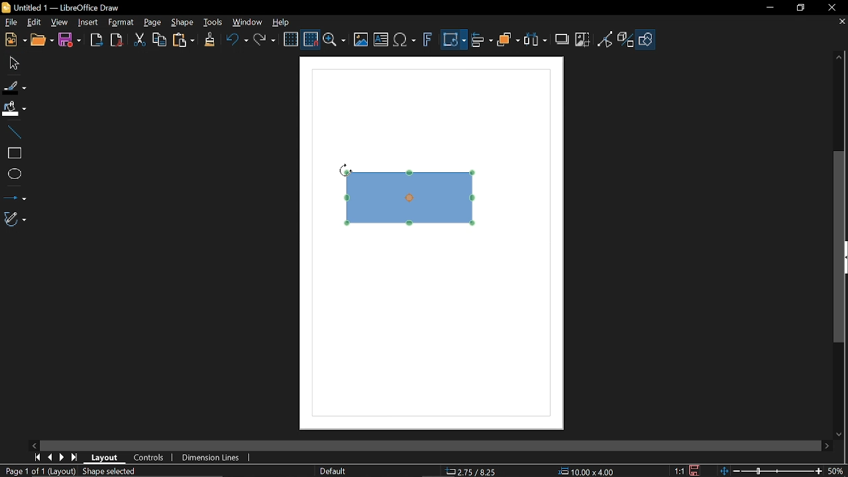  What do you see at coordinates (158, 42) in the screenshot?
I see `Copy` at bounding box center [158, 42].